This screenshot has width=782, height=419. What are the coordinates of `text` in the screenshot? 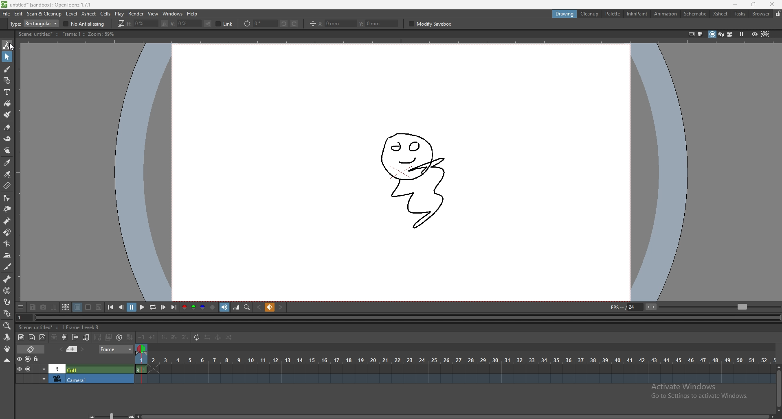 It's located at (7, 92).